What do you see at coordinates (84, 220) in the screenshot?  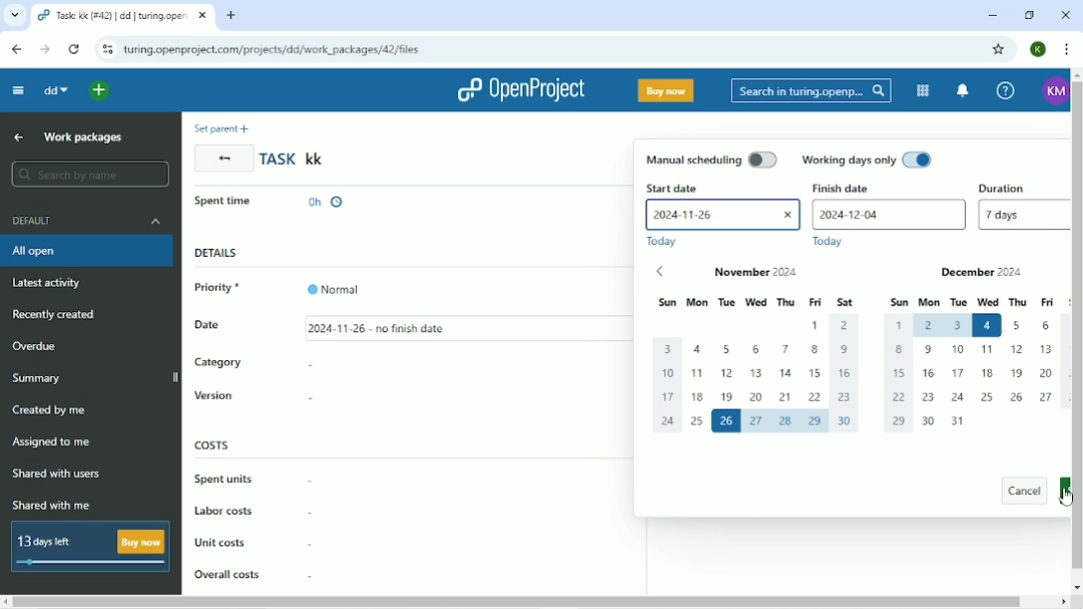 I see `Default` at bounding box center [84, 220].